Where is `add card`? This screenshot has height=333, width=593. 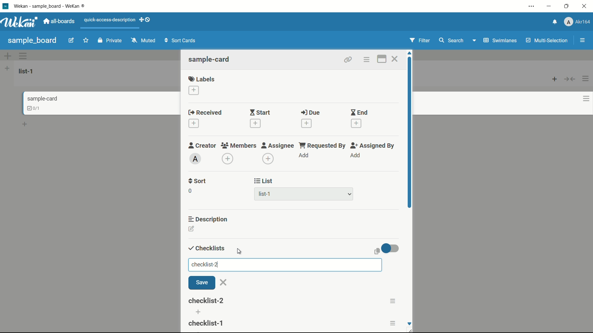 add card is located at coordinates (555, 79).